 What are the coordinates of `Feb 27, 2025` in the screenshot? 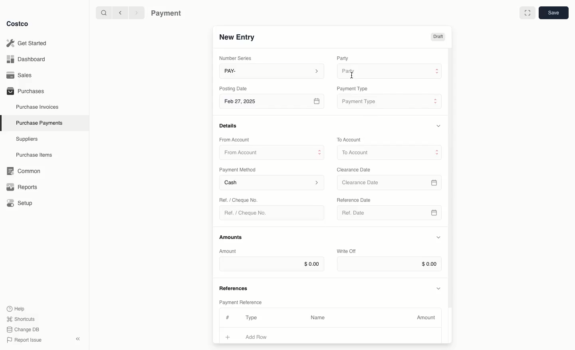 It's located at (273, 103).